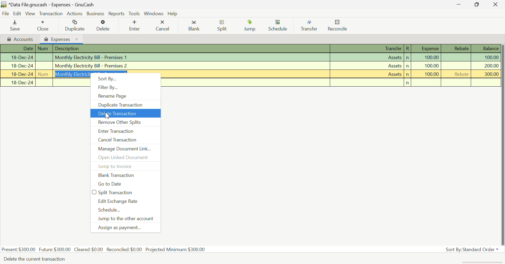 The width and height of the screenshot is (505, 264). I want to click on Enter, so click(136, 25).